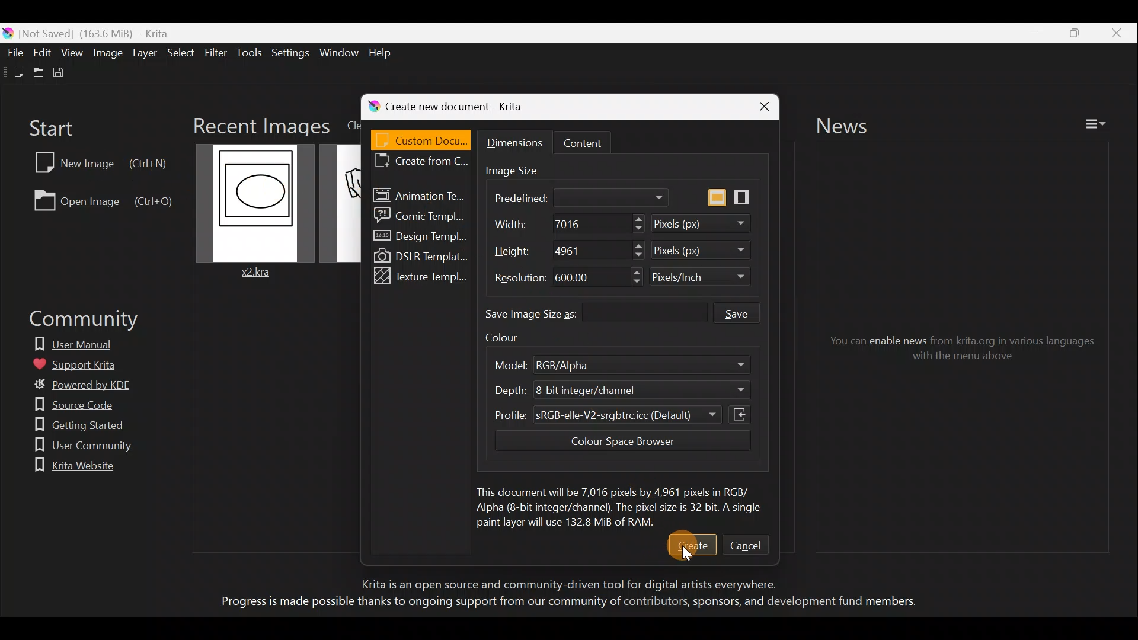 This screenshot has width=1138, height=640. Describe the element at coordinates (749, 312) in the screenshot. I see `Save` at that location.